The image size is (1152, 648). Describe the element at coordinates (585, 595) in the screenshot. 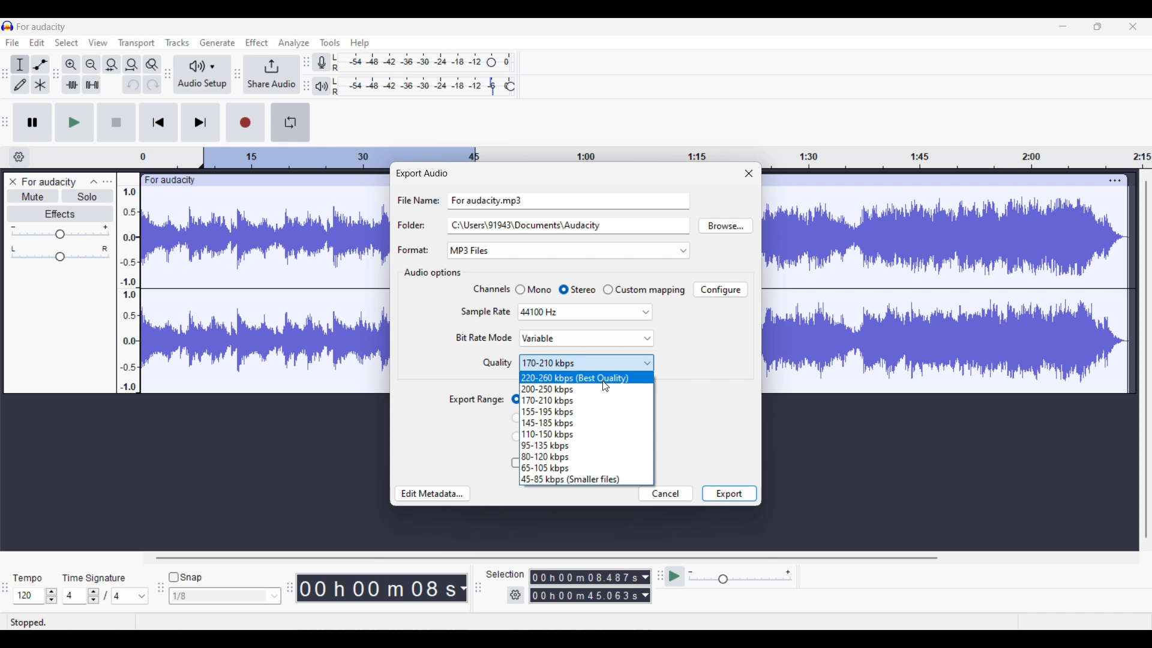

I see `Selection duration measurement` at that location.